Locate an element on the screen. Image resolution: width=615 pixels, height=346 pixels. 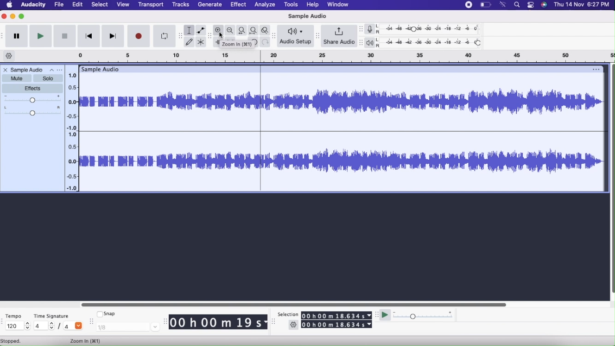
Selection is located at coordinates (289, 313).